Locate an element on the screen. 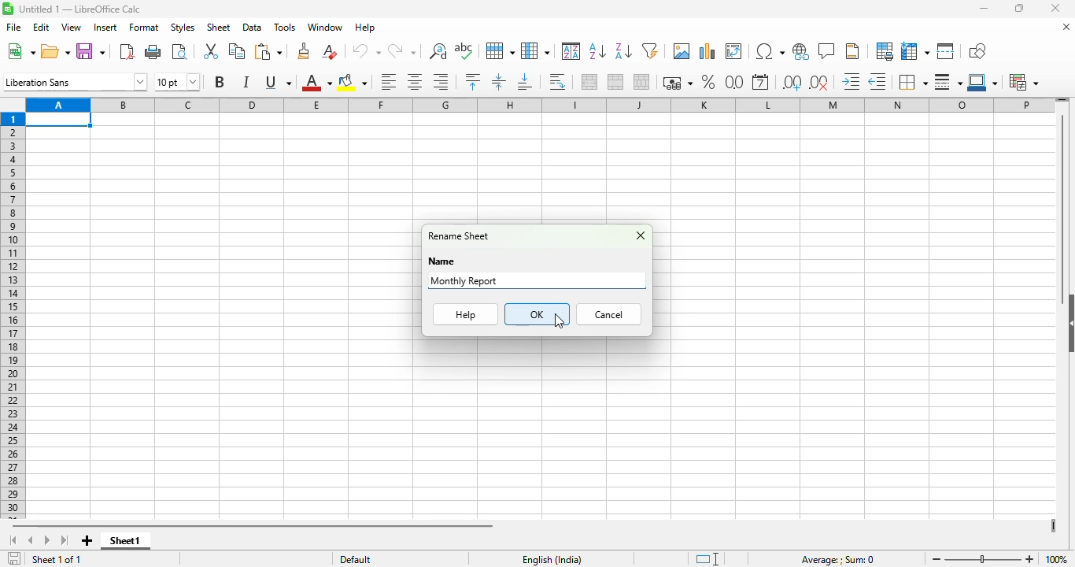 The width and height of the screenshot is (1075, 567). font name is located at coordinates (75, 81).